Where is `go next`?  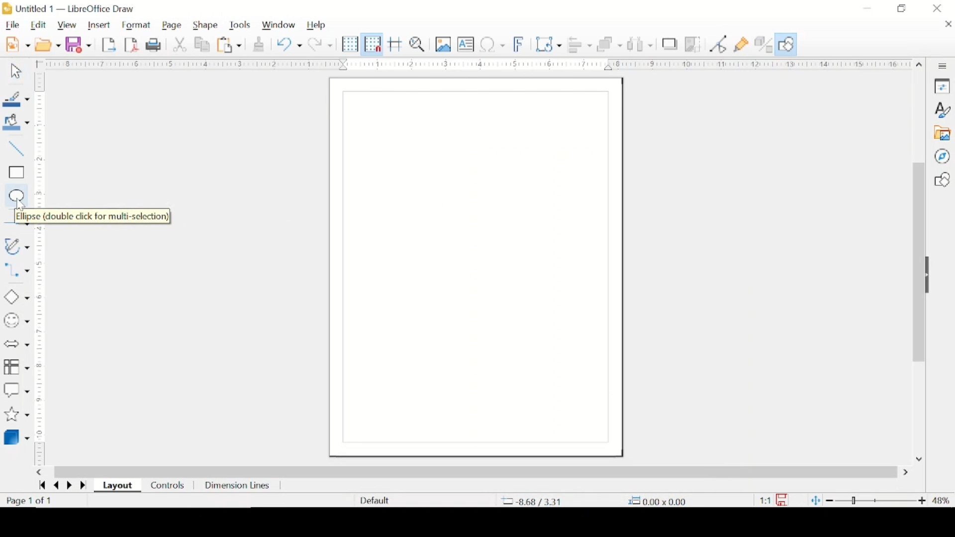
go next is located at coordinates (67, 485).